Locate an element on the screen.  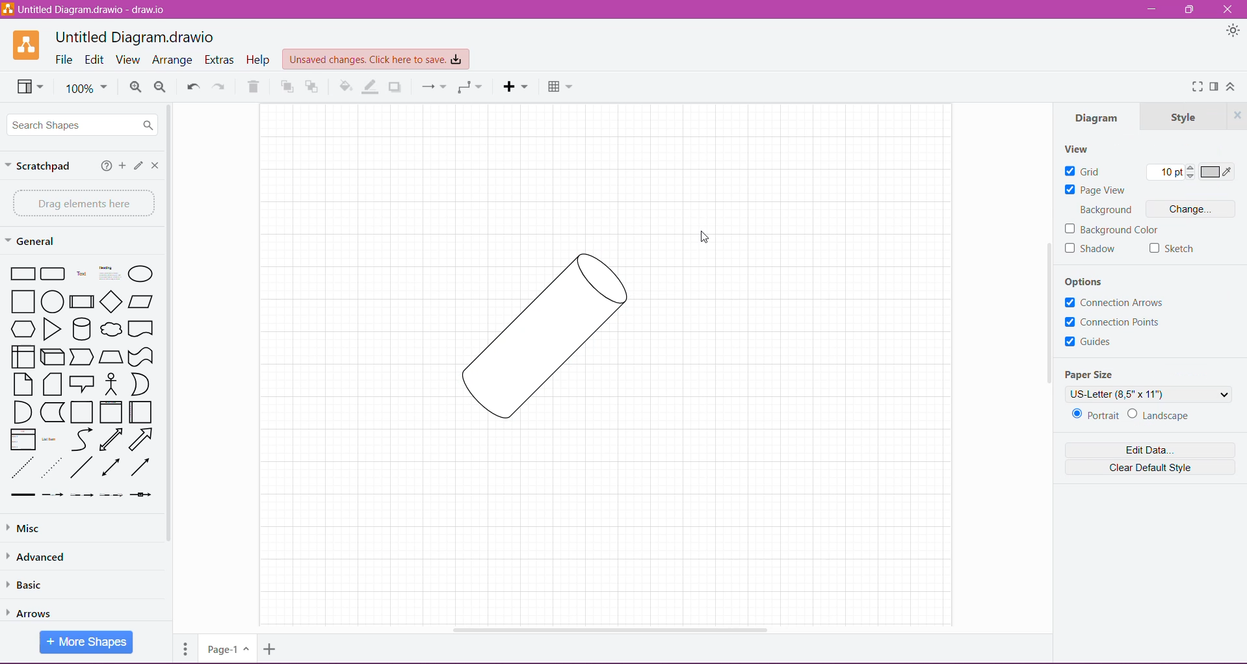
Shape rotated by 45 degrees is located at coordinates (531, 335).